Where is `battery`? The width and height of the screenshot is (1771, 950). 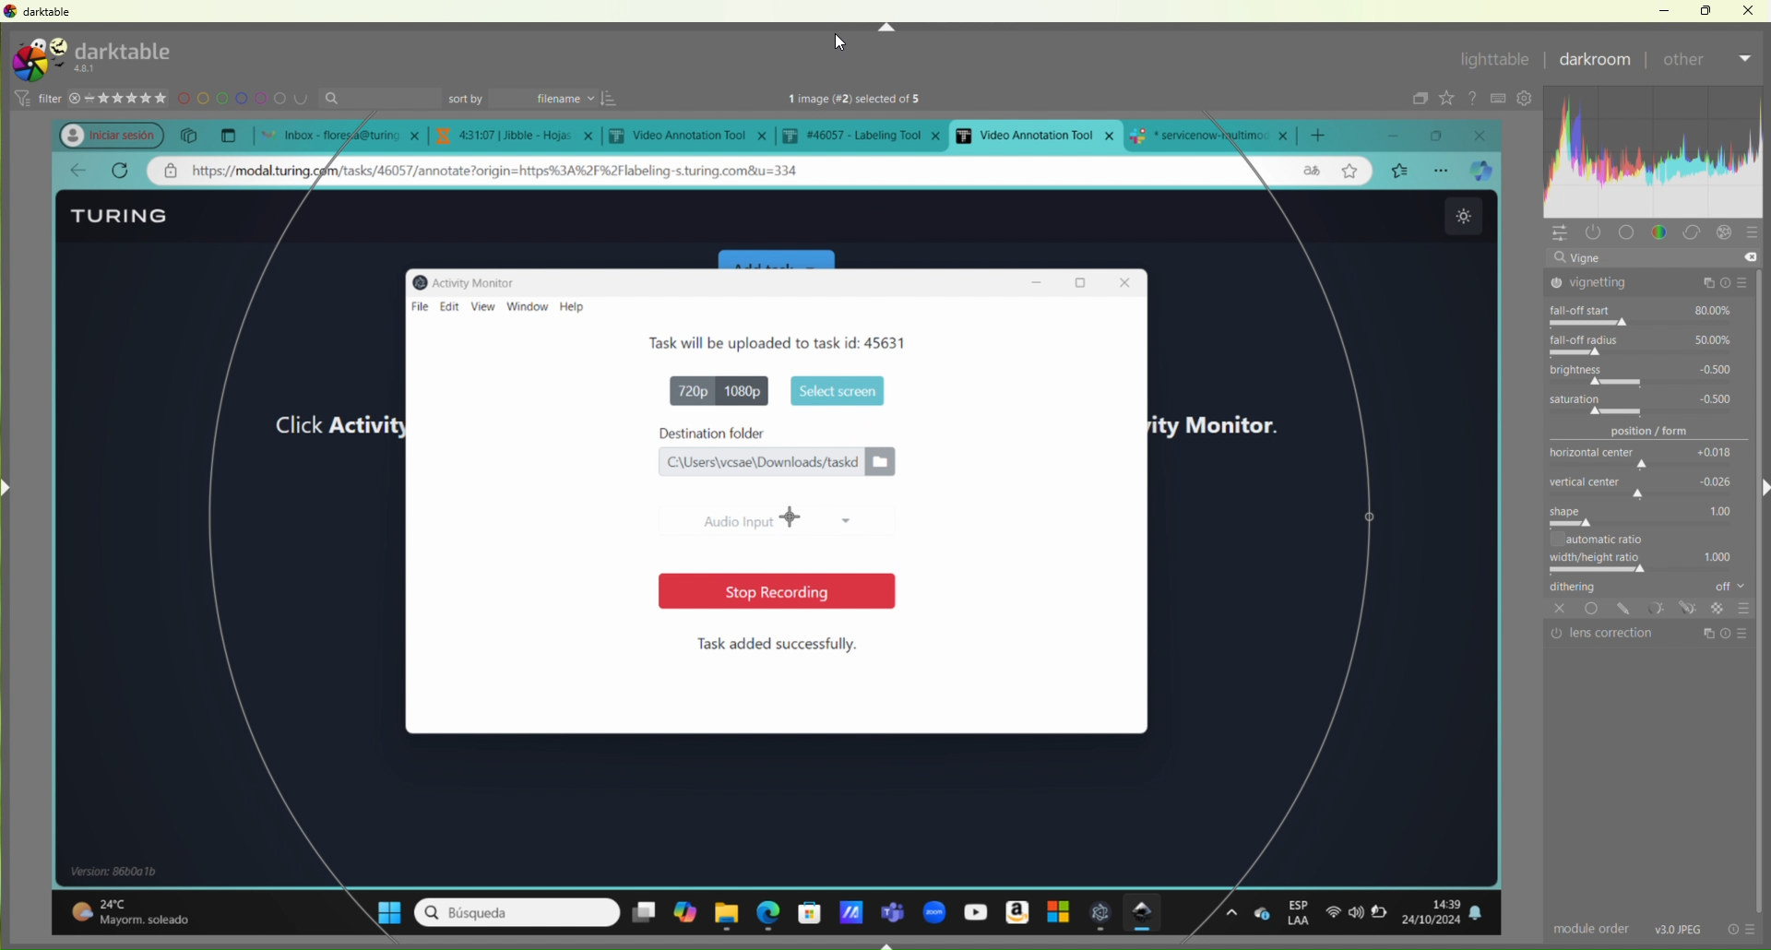
battery is located at coordinates (1385, 917).